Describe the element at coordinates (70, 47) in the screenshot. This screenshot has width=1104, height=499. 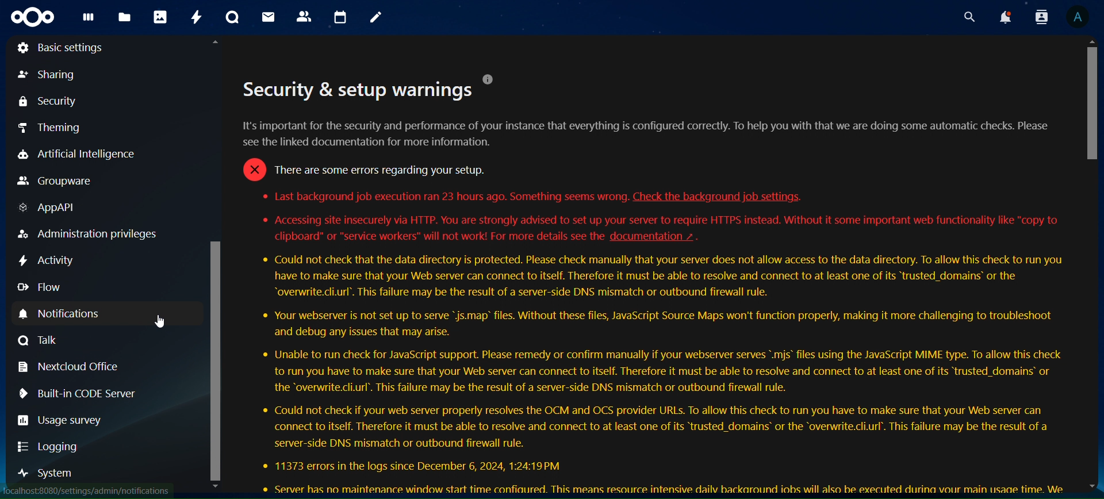
I see `basic settings` at that location.